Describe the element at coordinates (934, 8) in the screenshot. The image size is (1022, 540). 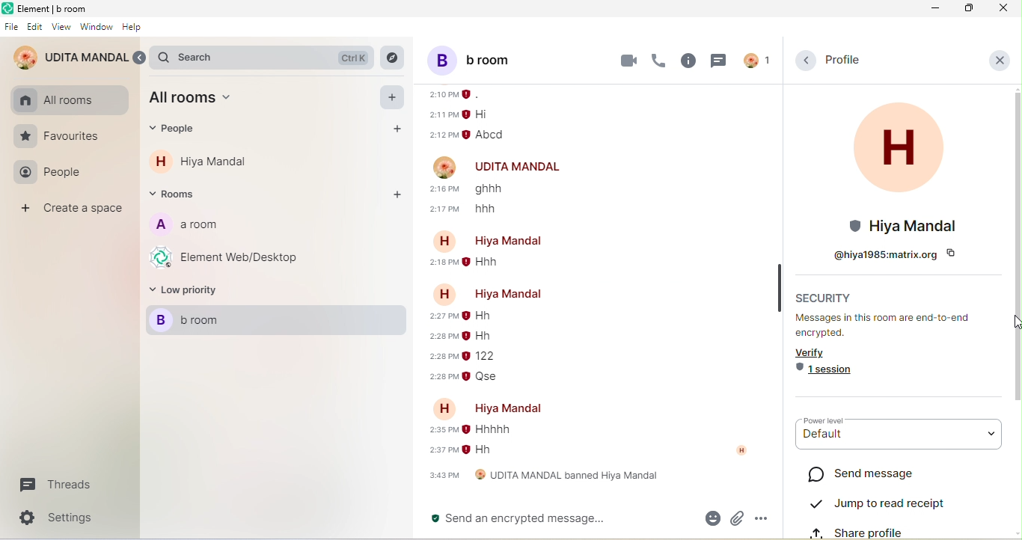
I see `minimize` at that location.